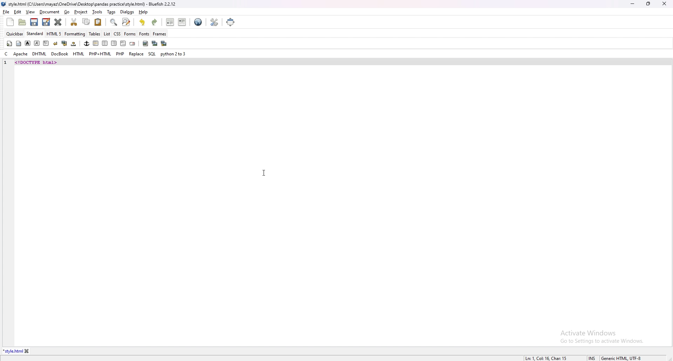 This screenshot has height=361, width=673. What do you see at coordinates (57, 62) in the screenshot?
I see `code` at bounding box center [57, 62].